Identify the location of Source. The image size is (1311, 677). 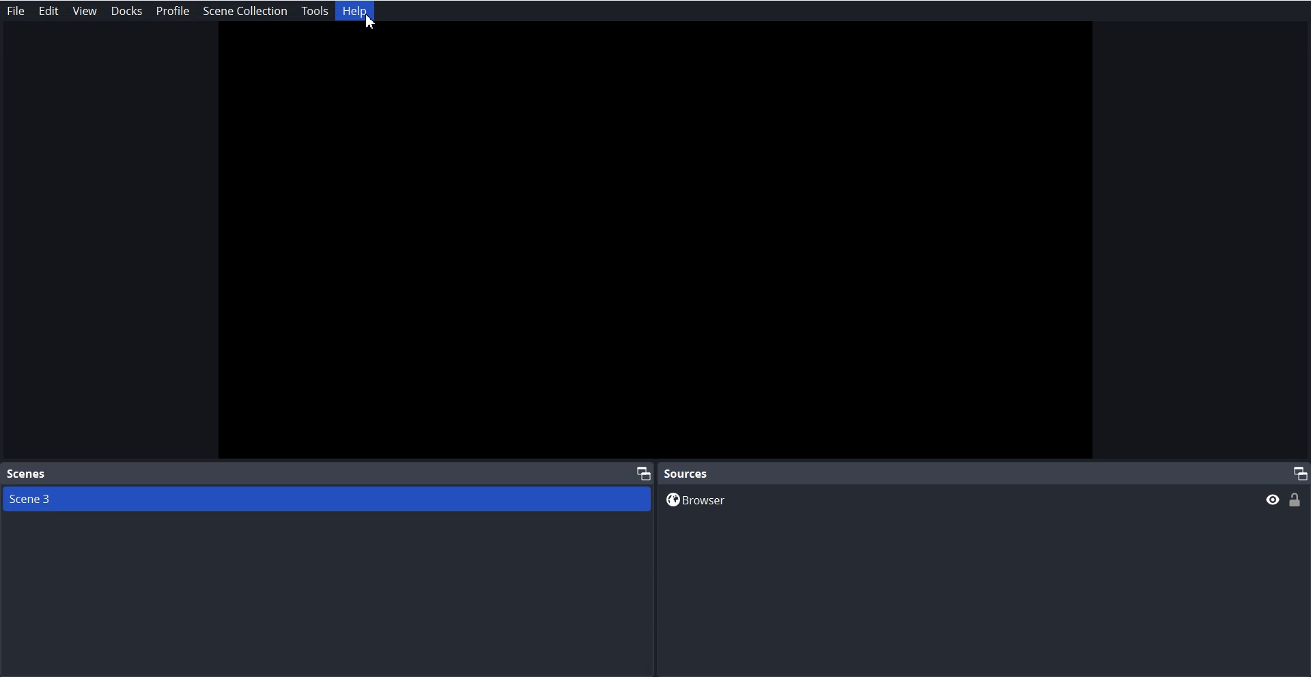
(686, 472).